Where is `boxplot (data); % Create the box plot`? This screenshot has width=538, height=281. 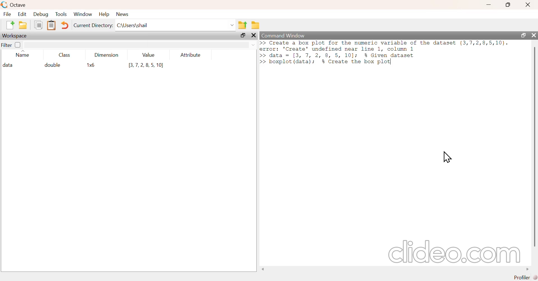 boxplot (data); % Create the box plot is located at coordinates (330, 63).